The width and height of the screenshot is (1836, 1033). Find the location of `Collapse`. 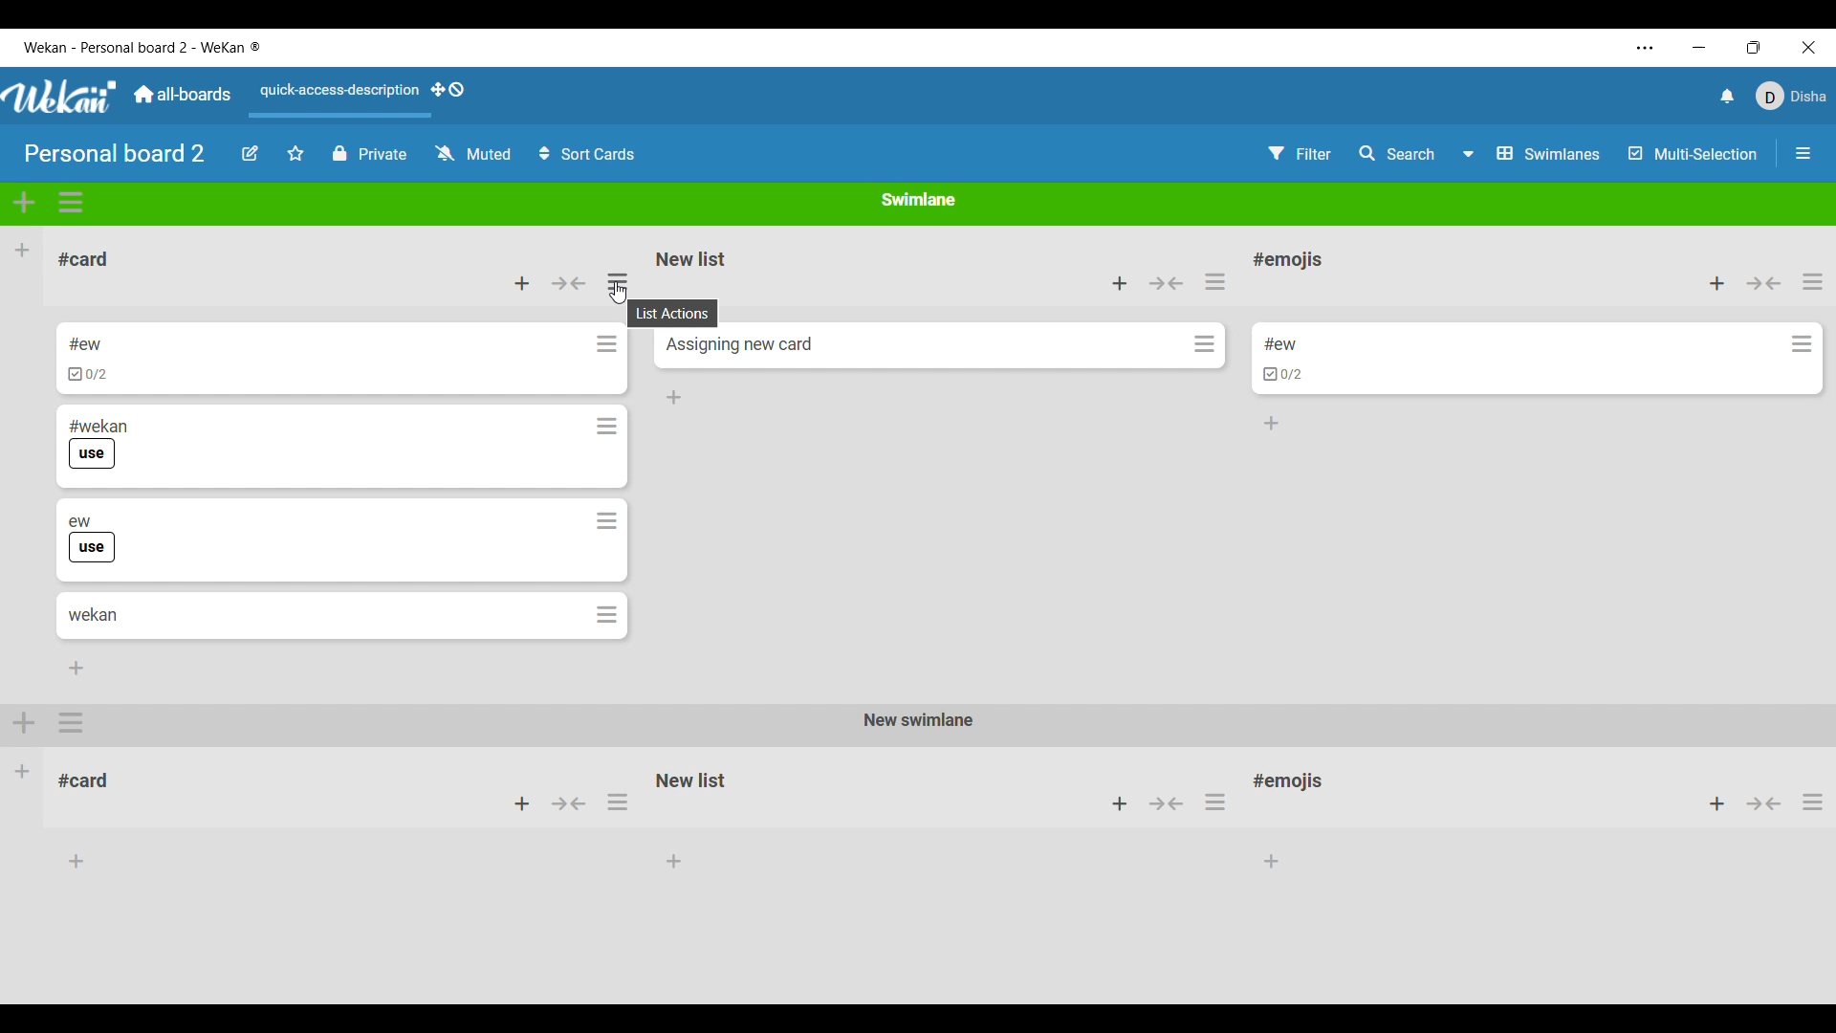

Collapse is located at coordinates (1166, 282).